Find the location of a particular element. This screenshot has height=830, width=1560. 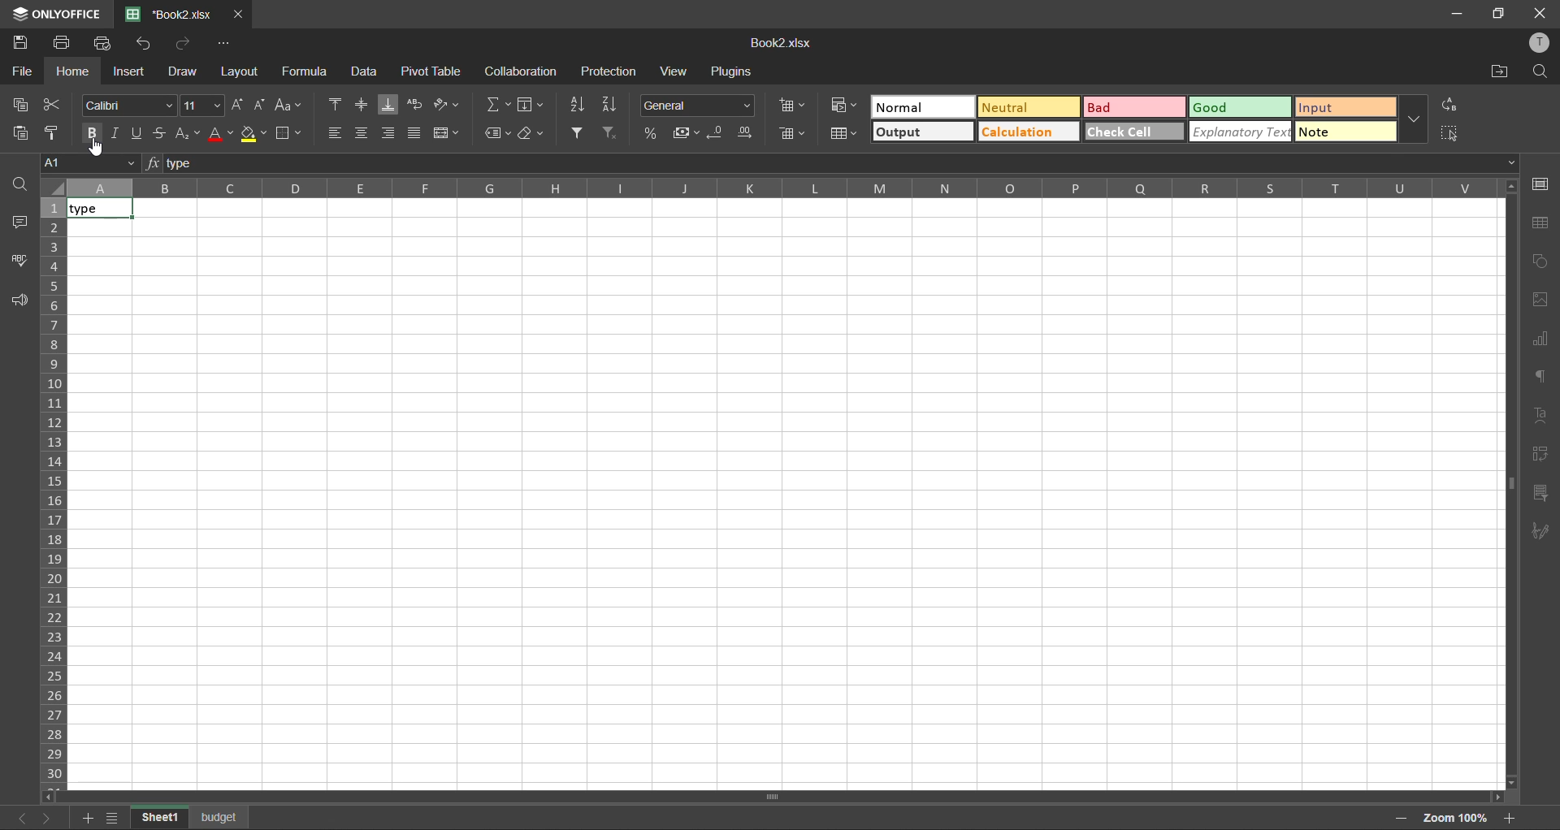

Book2.xlsx is located at coordinates (776, 45).